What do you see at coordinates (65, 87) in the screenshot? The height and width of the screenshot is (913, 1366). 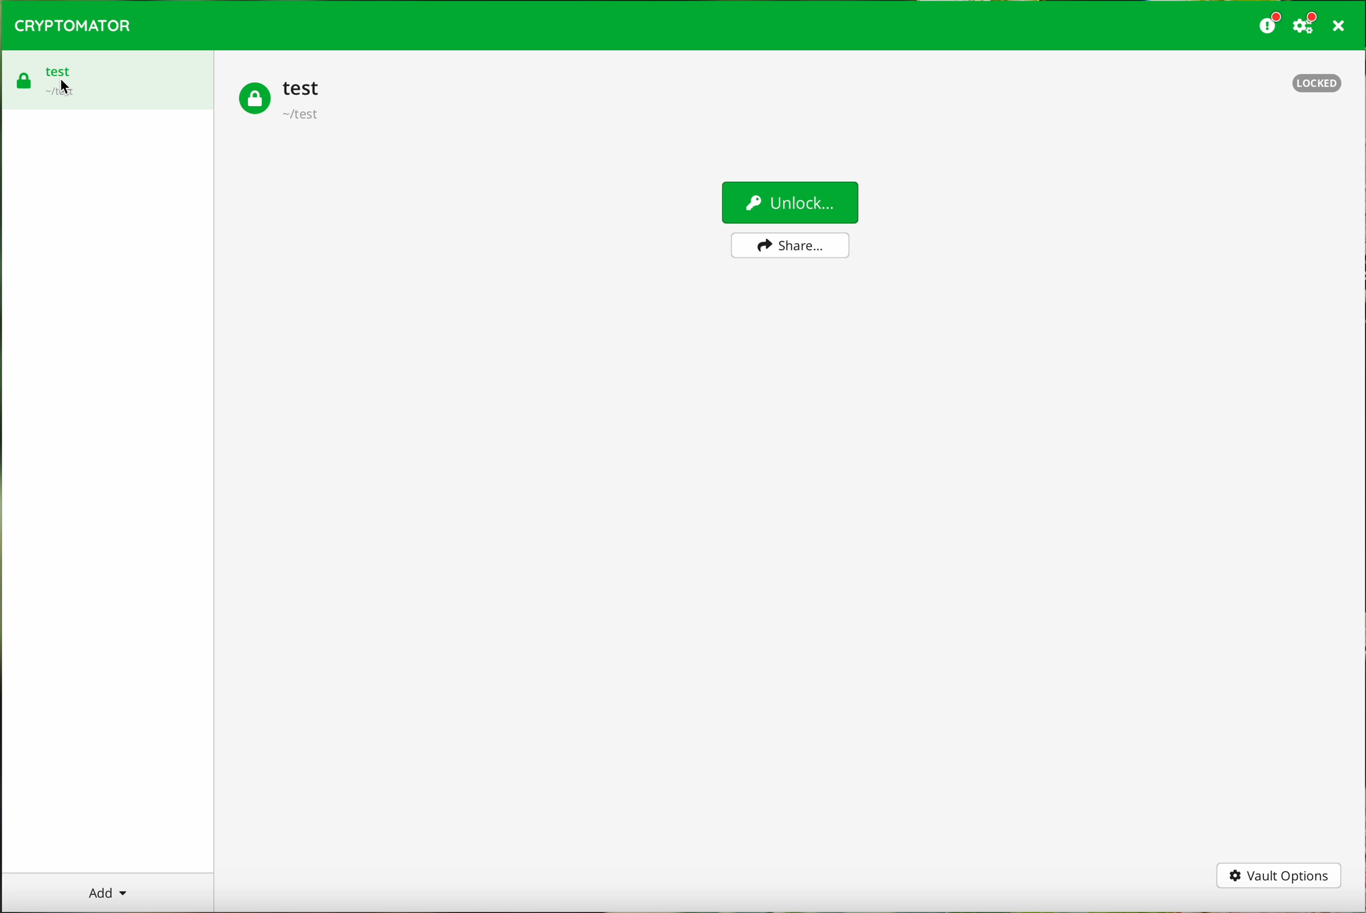 I see `cursor` at bounding box center [65, 87].